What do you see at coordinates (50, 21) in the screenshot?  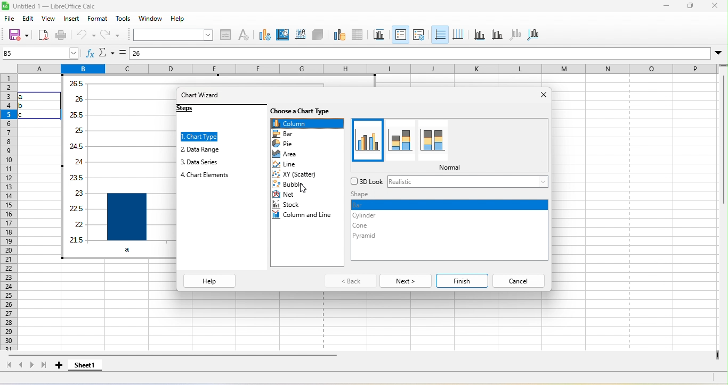 I see `view` at bounding box center [50, 21].